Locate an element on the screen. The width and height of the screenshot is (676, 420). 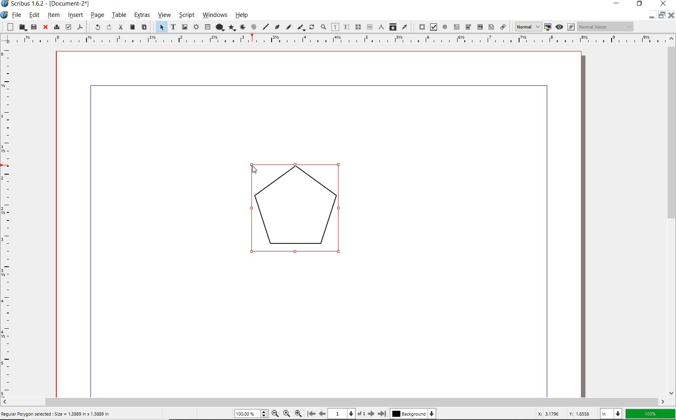
pdf combo box is located at coordinates (468, 27).